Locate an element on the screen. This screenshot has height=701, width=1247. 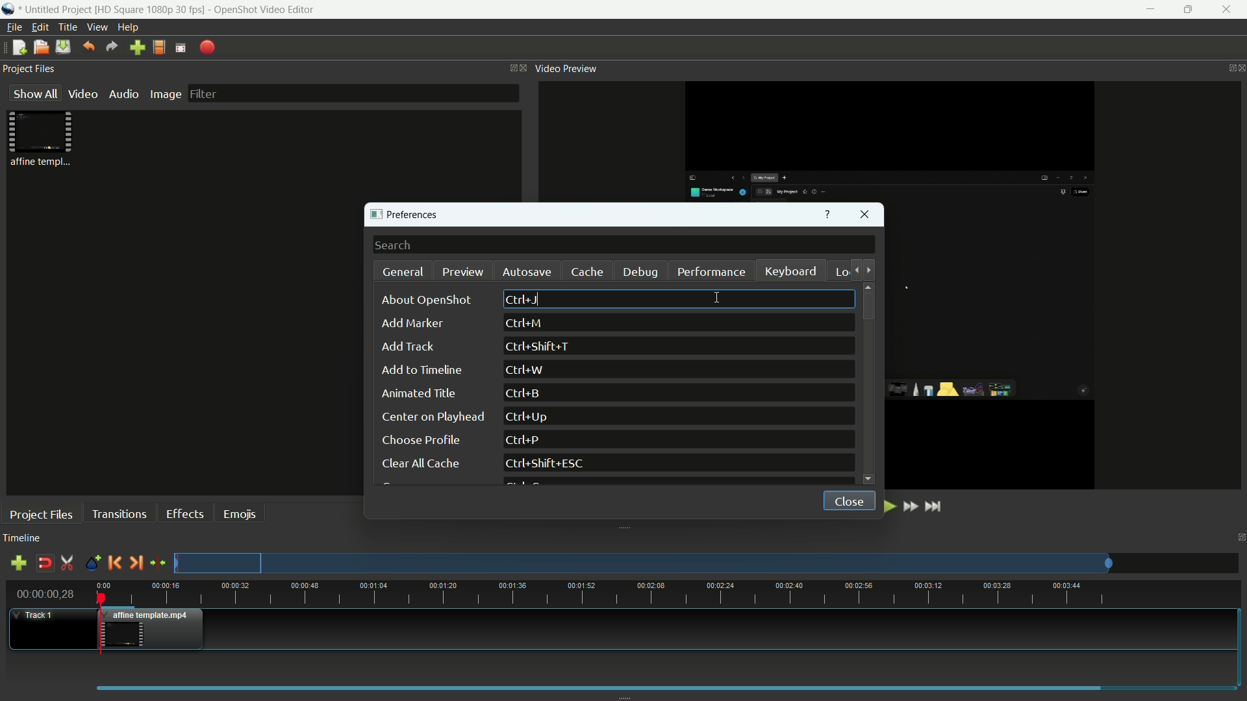
filter bar is located at coordinates (352, 93).